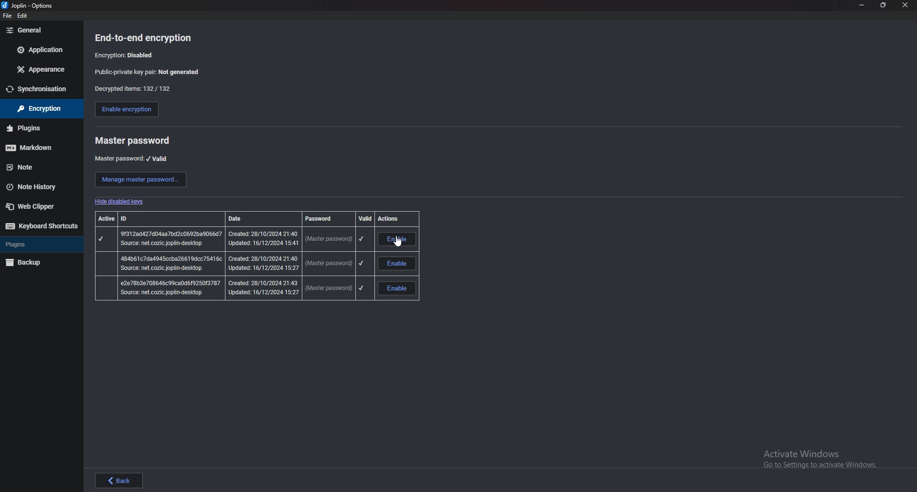 The width and height of the screenshot is (917, 492). What do you see at coordinates (39, 51) in the screenshot?
I see `application` at bounding box center [39, 51].